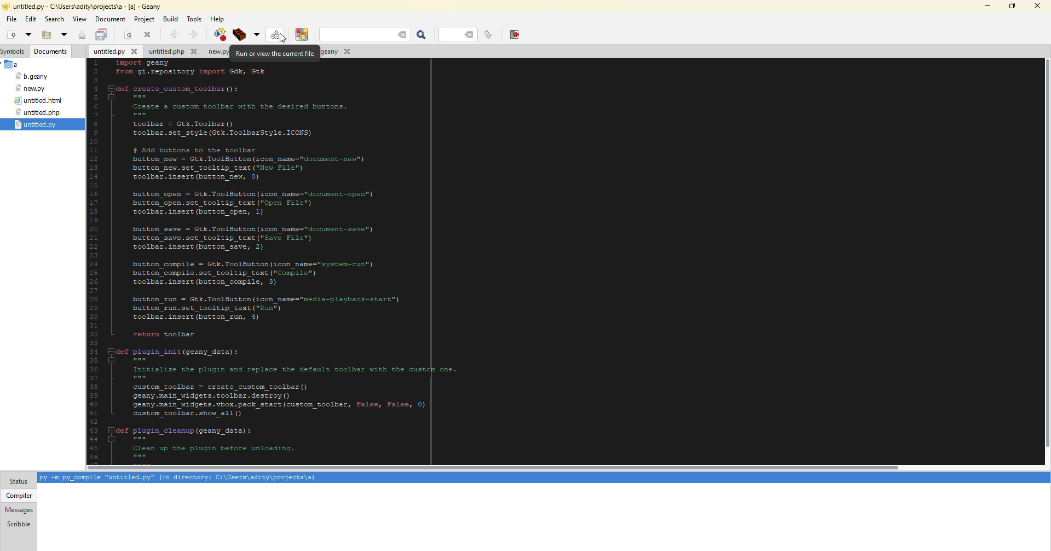 This screenshot has width=1051, height=551. I want to click on open, so click(28, 35).